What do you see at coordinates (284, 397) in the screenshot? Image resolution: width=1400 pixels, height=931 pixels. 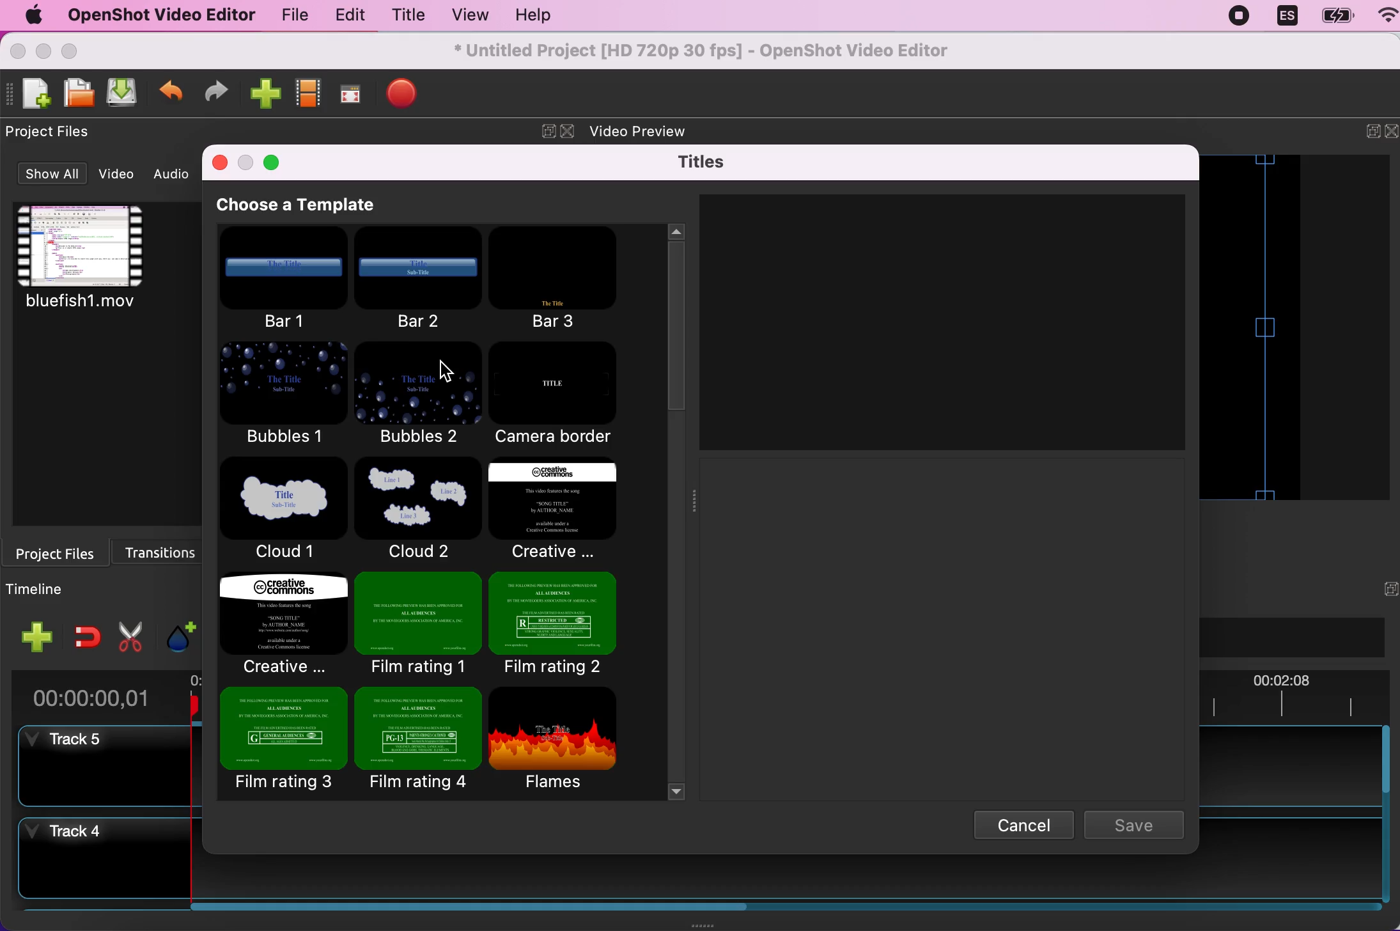 I see `bubbles 1` at bounding box center [284, 397].